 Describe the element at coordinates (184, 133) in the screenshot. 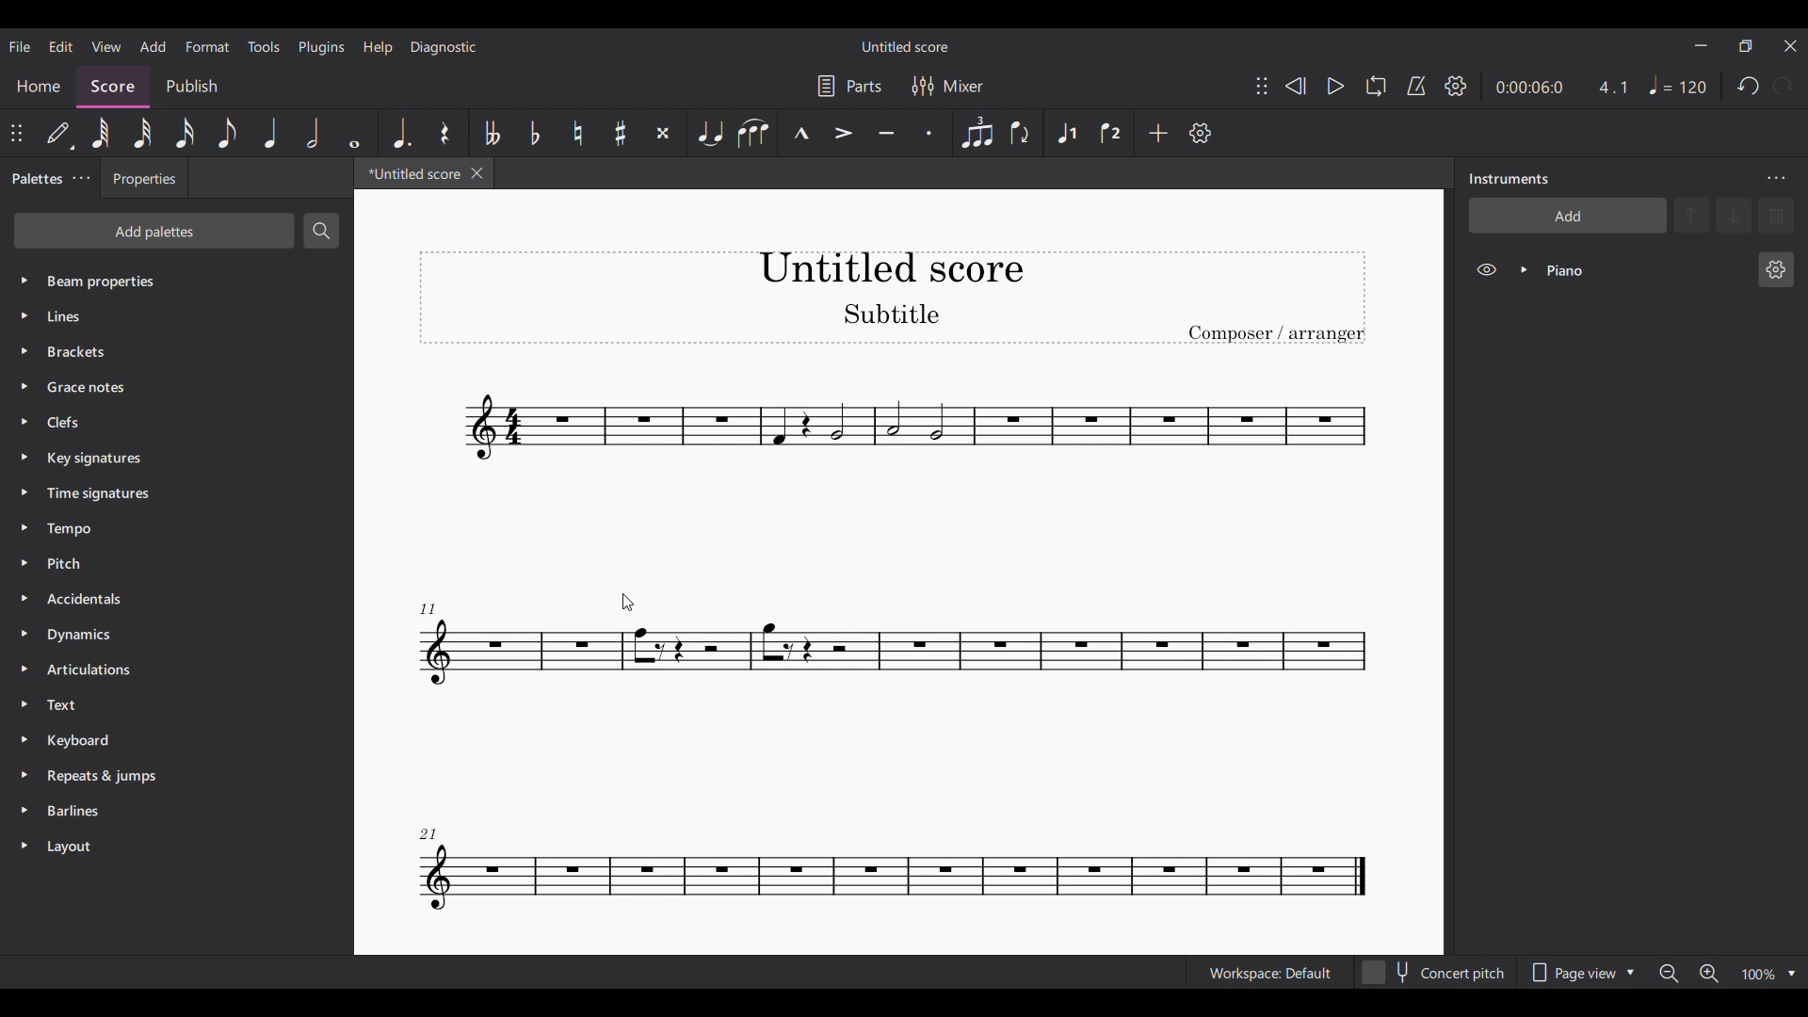

I see `16th note` at that location.